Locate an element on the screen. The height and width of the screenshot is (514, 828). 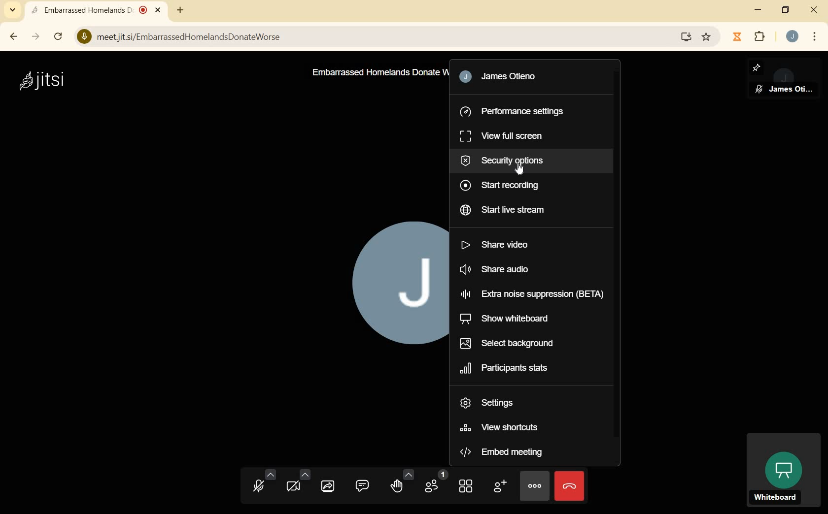
select background is located at coordinates (513, 342).